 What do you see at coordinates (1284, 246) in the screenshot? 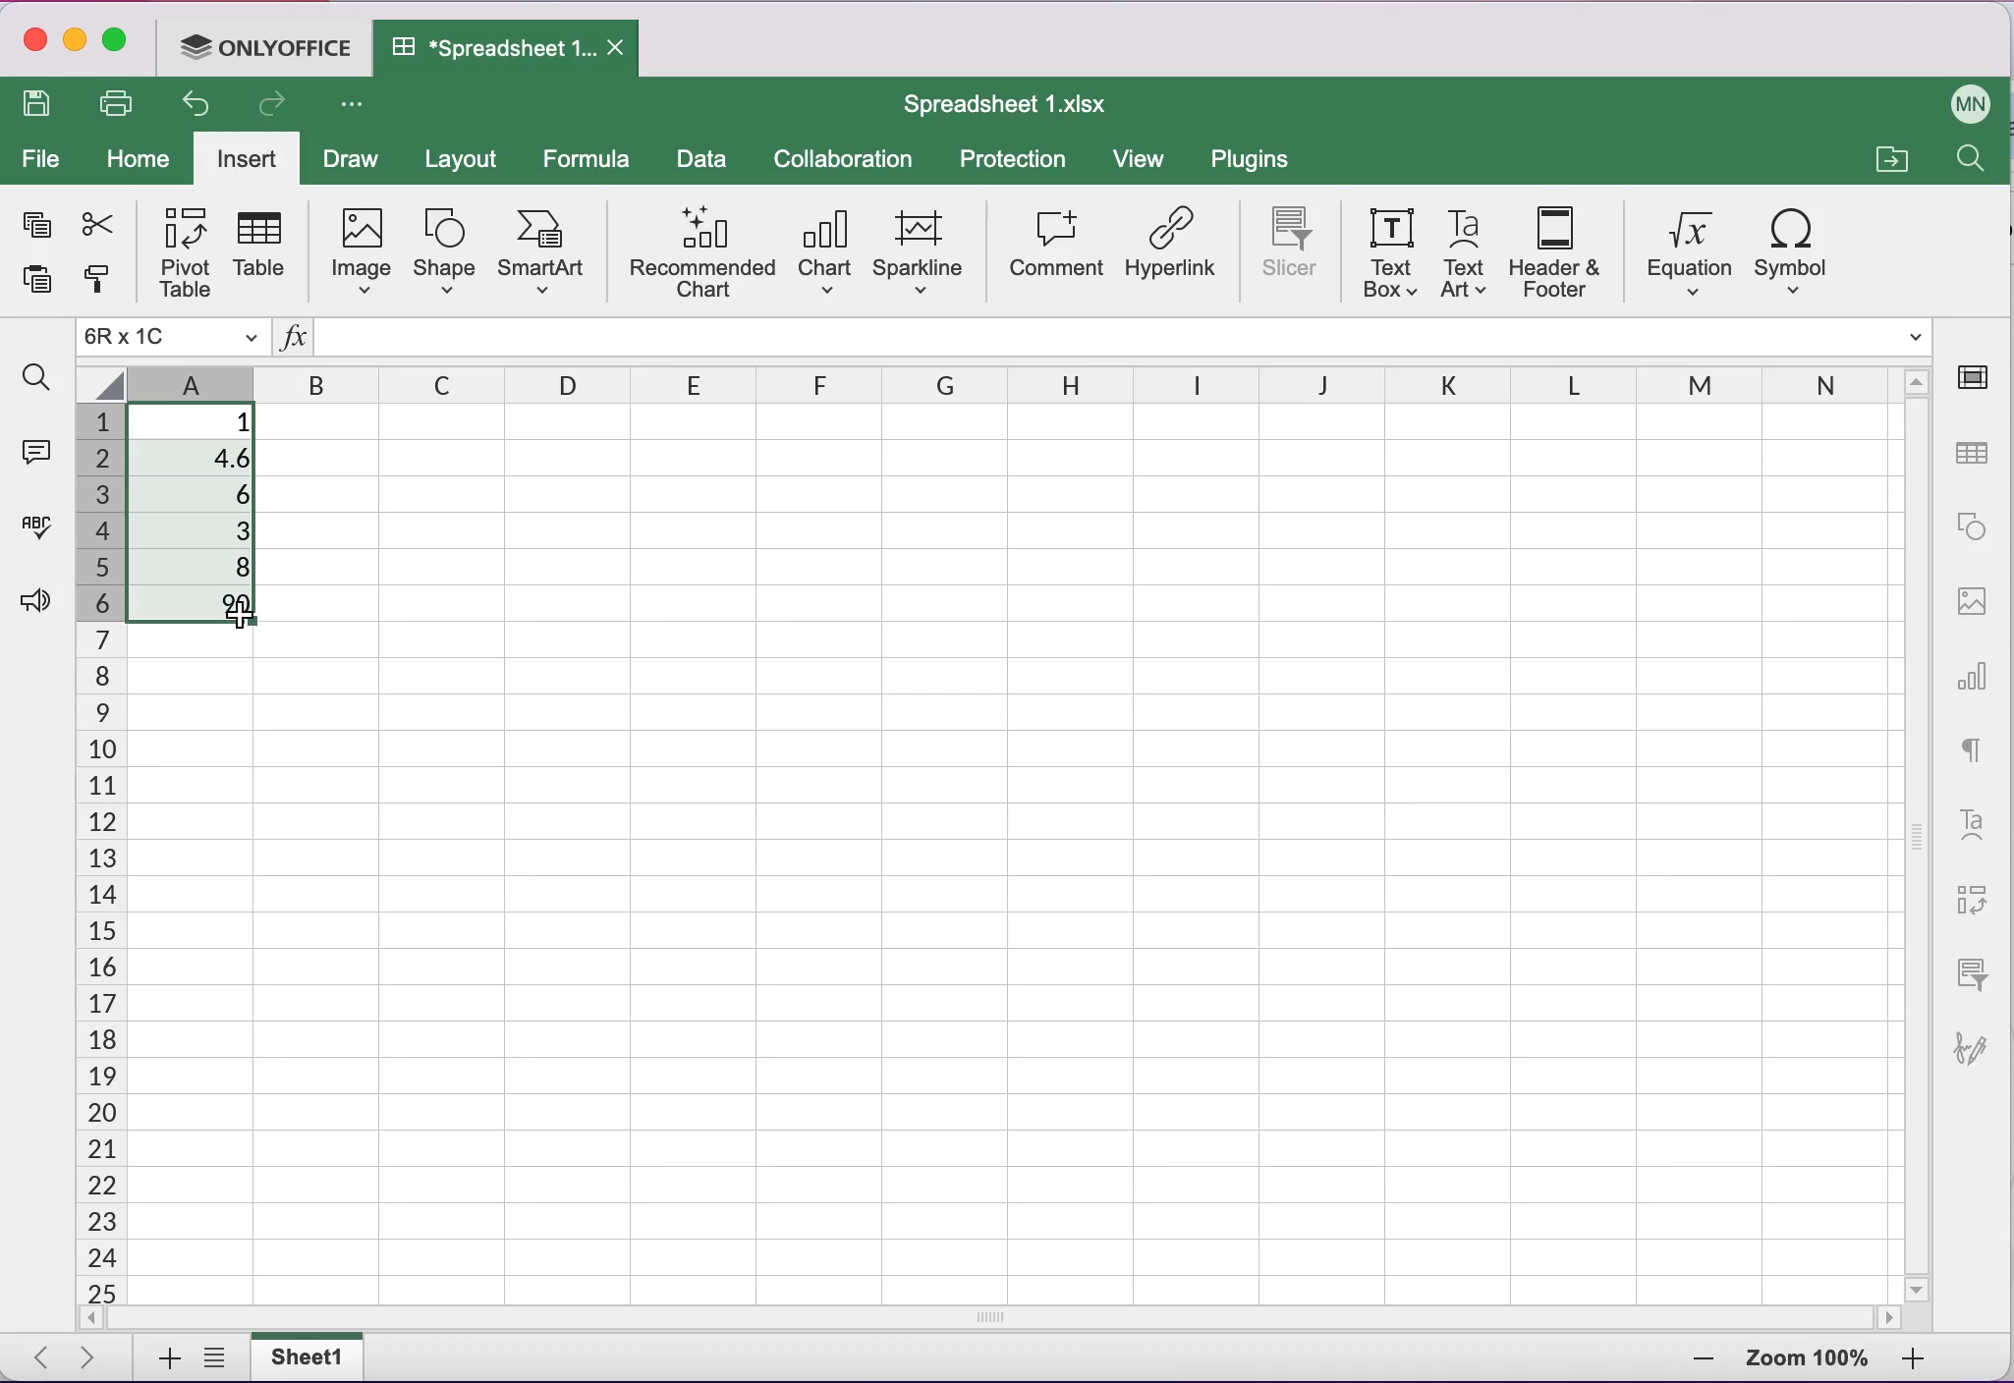
I see `slicer` at bounding box center [1284, 246].